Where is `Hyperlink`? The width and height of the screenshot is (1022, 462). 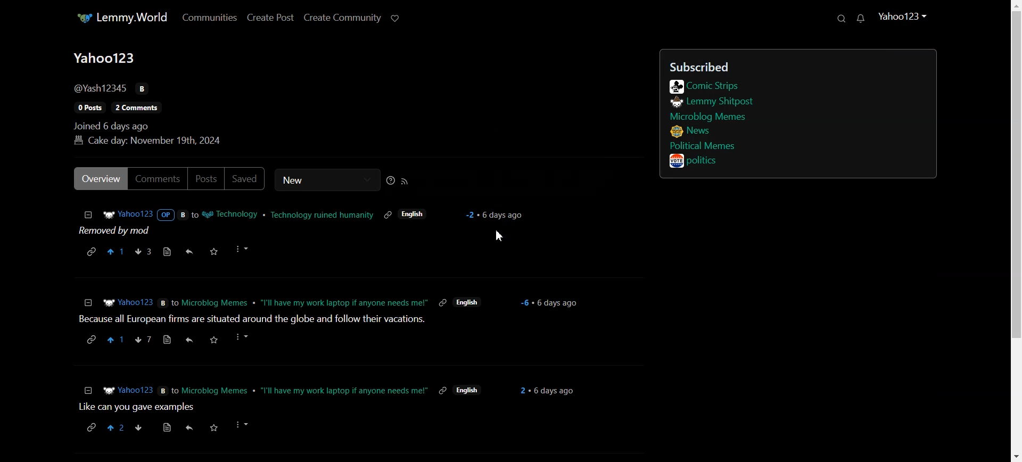 Hyperlink is located at coordinates (90, 251).